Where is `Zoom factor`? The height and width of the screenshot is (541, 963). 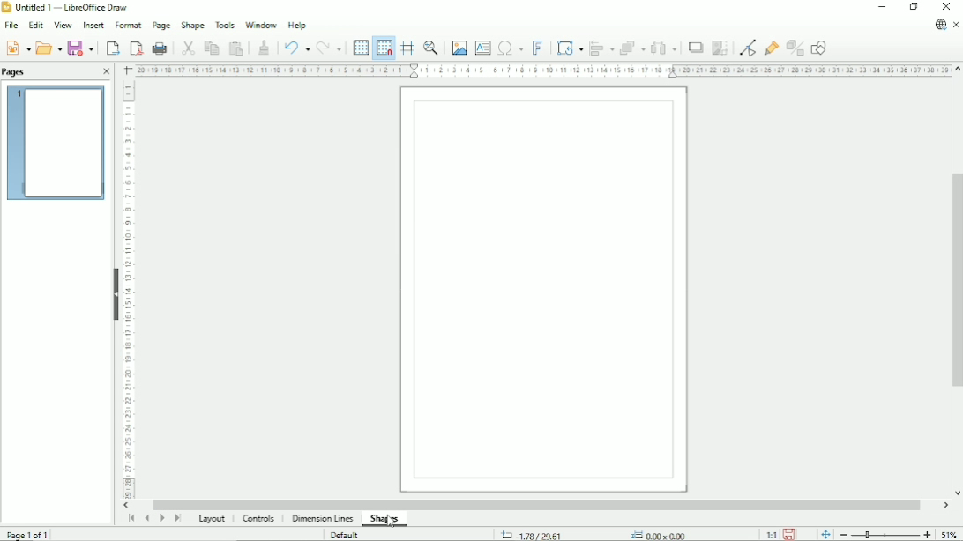 Zoom factor is located at coordinates (950, 535).